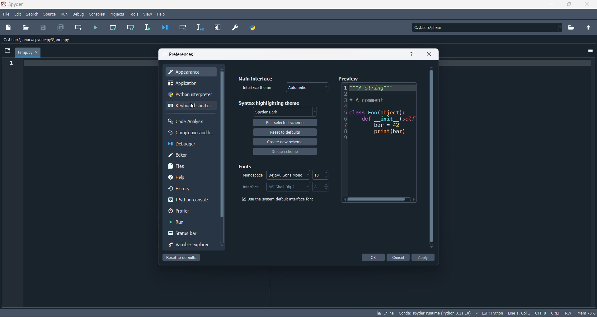 This screenshot has width=597, height=317. Describe the element at coordinates (96, 28) in the screenshot. I see `run file` at that location.